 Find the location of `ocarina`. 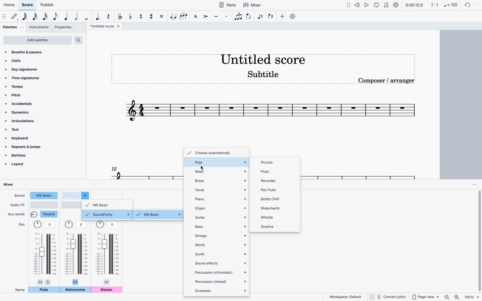

ocarina is located at coordinates (278, 227).